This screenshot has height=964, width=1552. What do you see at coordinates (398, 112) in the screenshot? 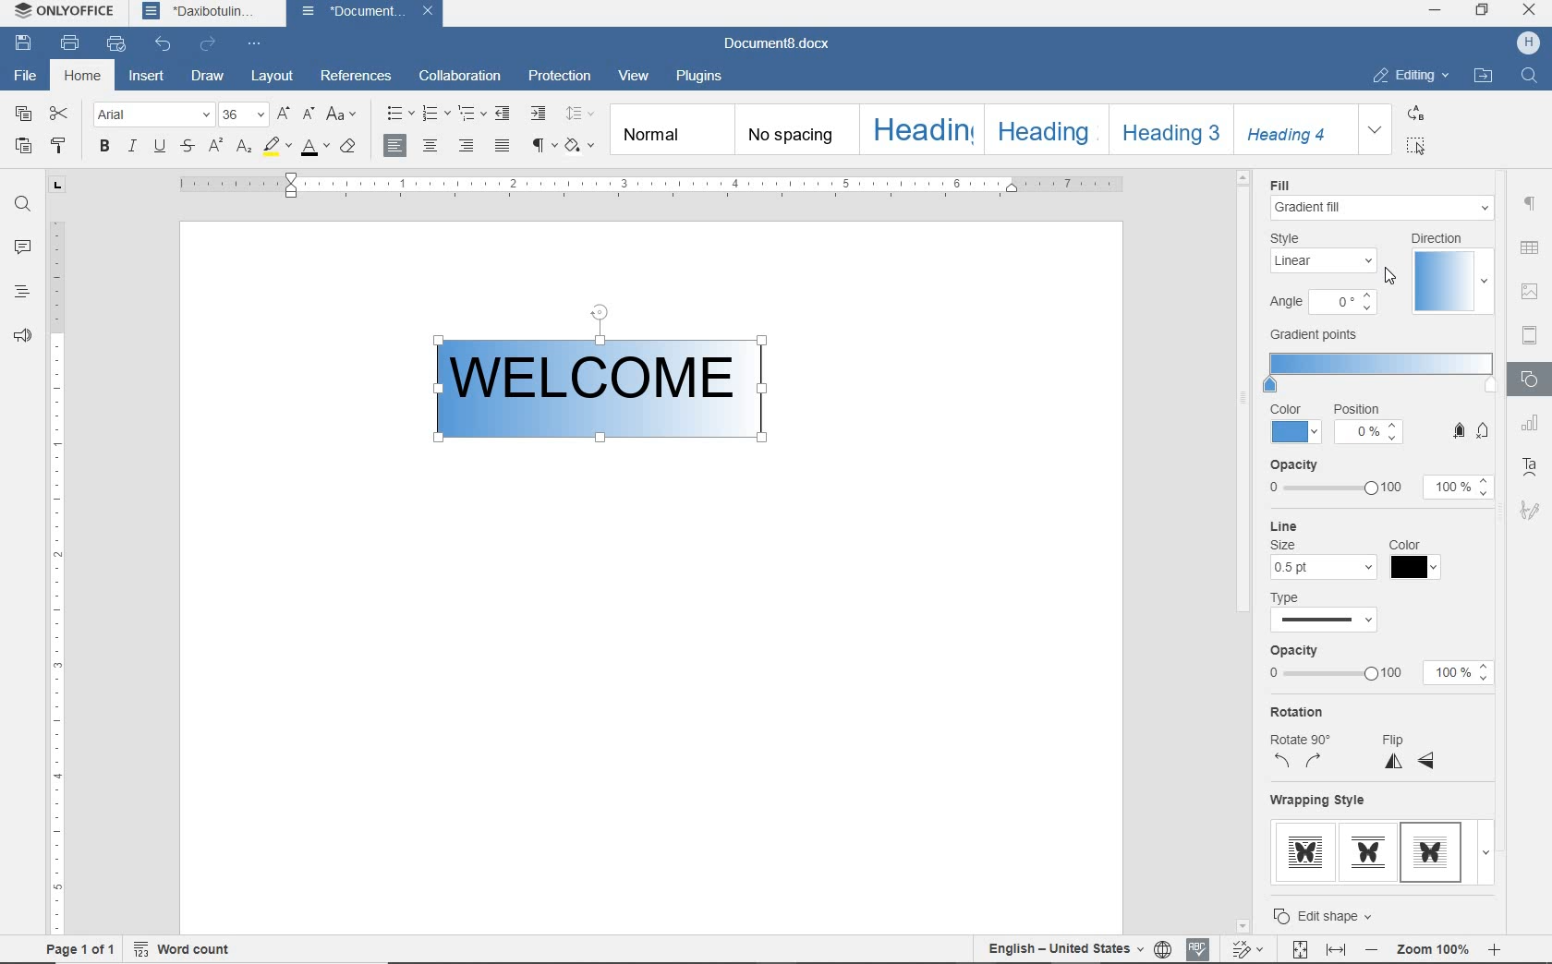
I see `BULLETS` at bounding box center [398, 112].